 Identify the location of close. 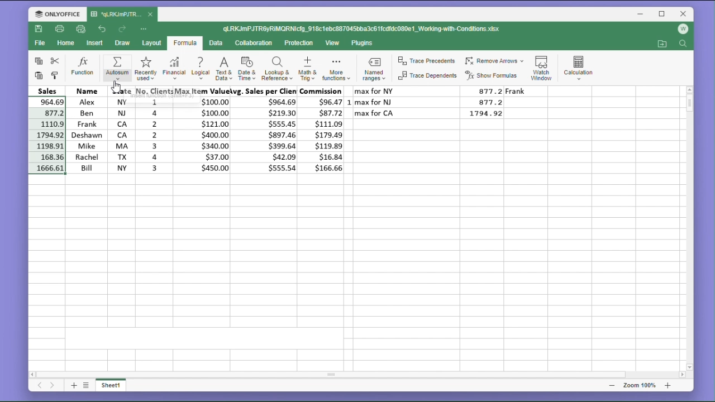
(684, 13).